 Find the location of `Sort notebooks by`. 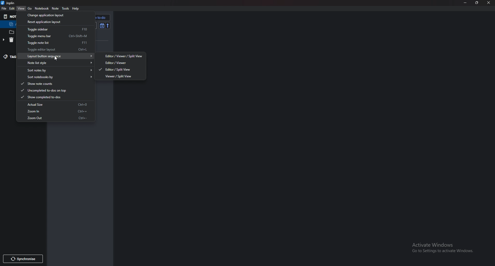

Sort notebooks by is located at coordinates (57, 77).